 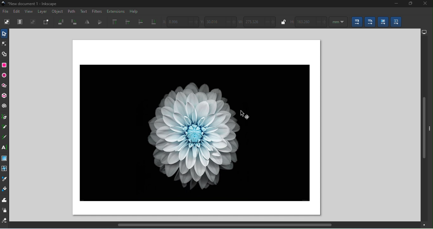 I want to click on Edit, so click(x=17, y=11).